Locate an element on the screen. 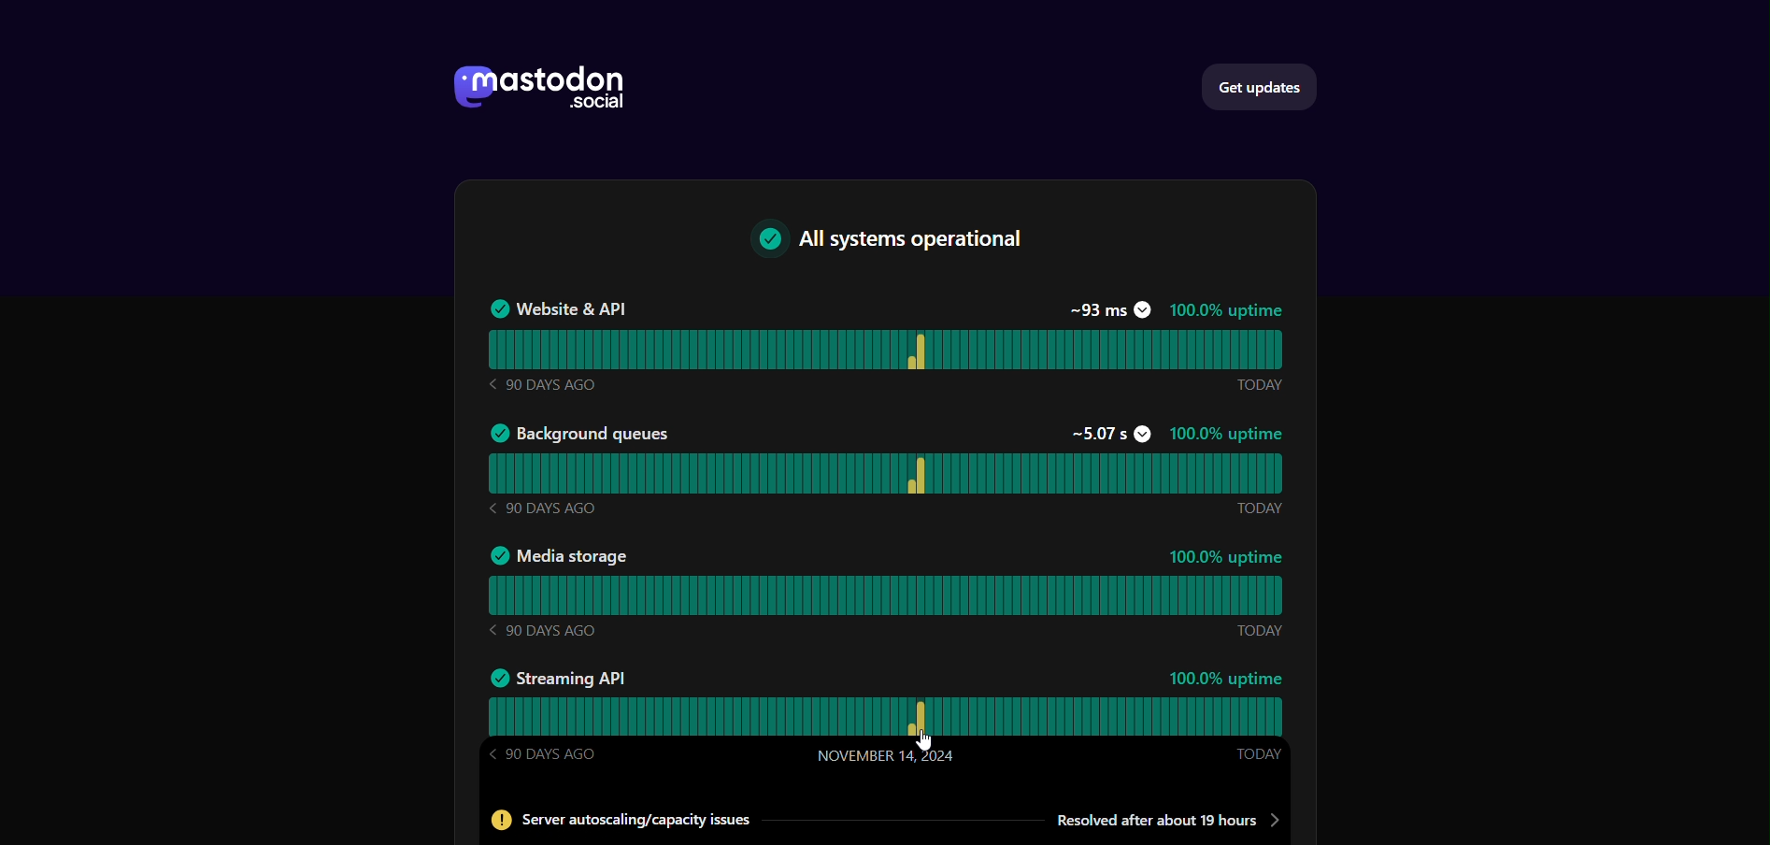 This screenshot has width=1770, height=845. issues in streaming API is located at coordinates (878, 821).